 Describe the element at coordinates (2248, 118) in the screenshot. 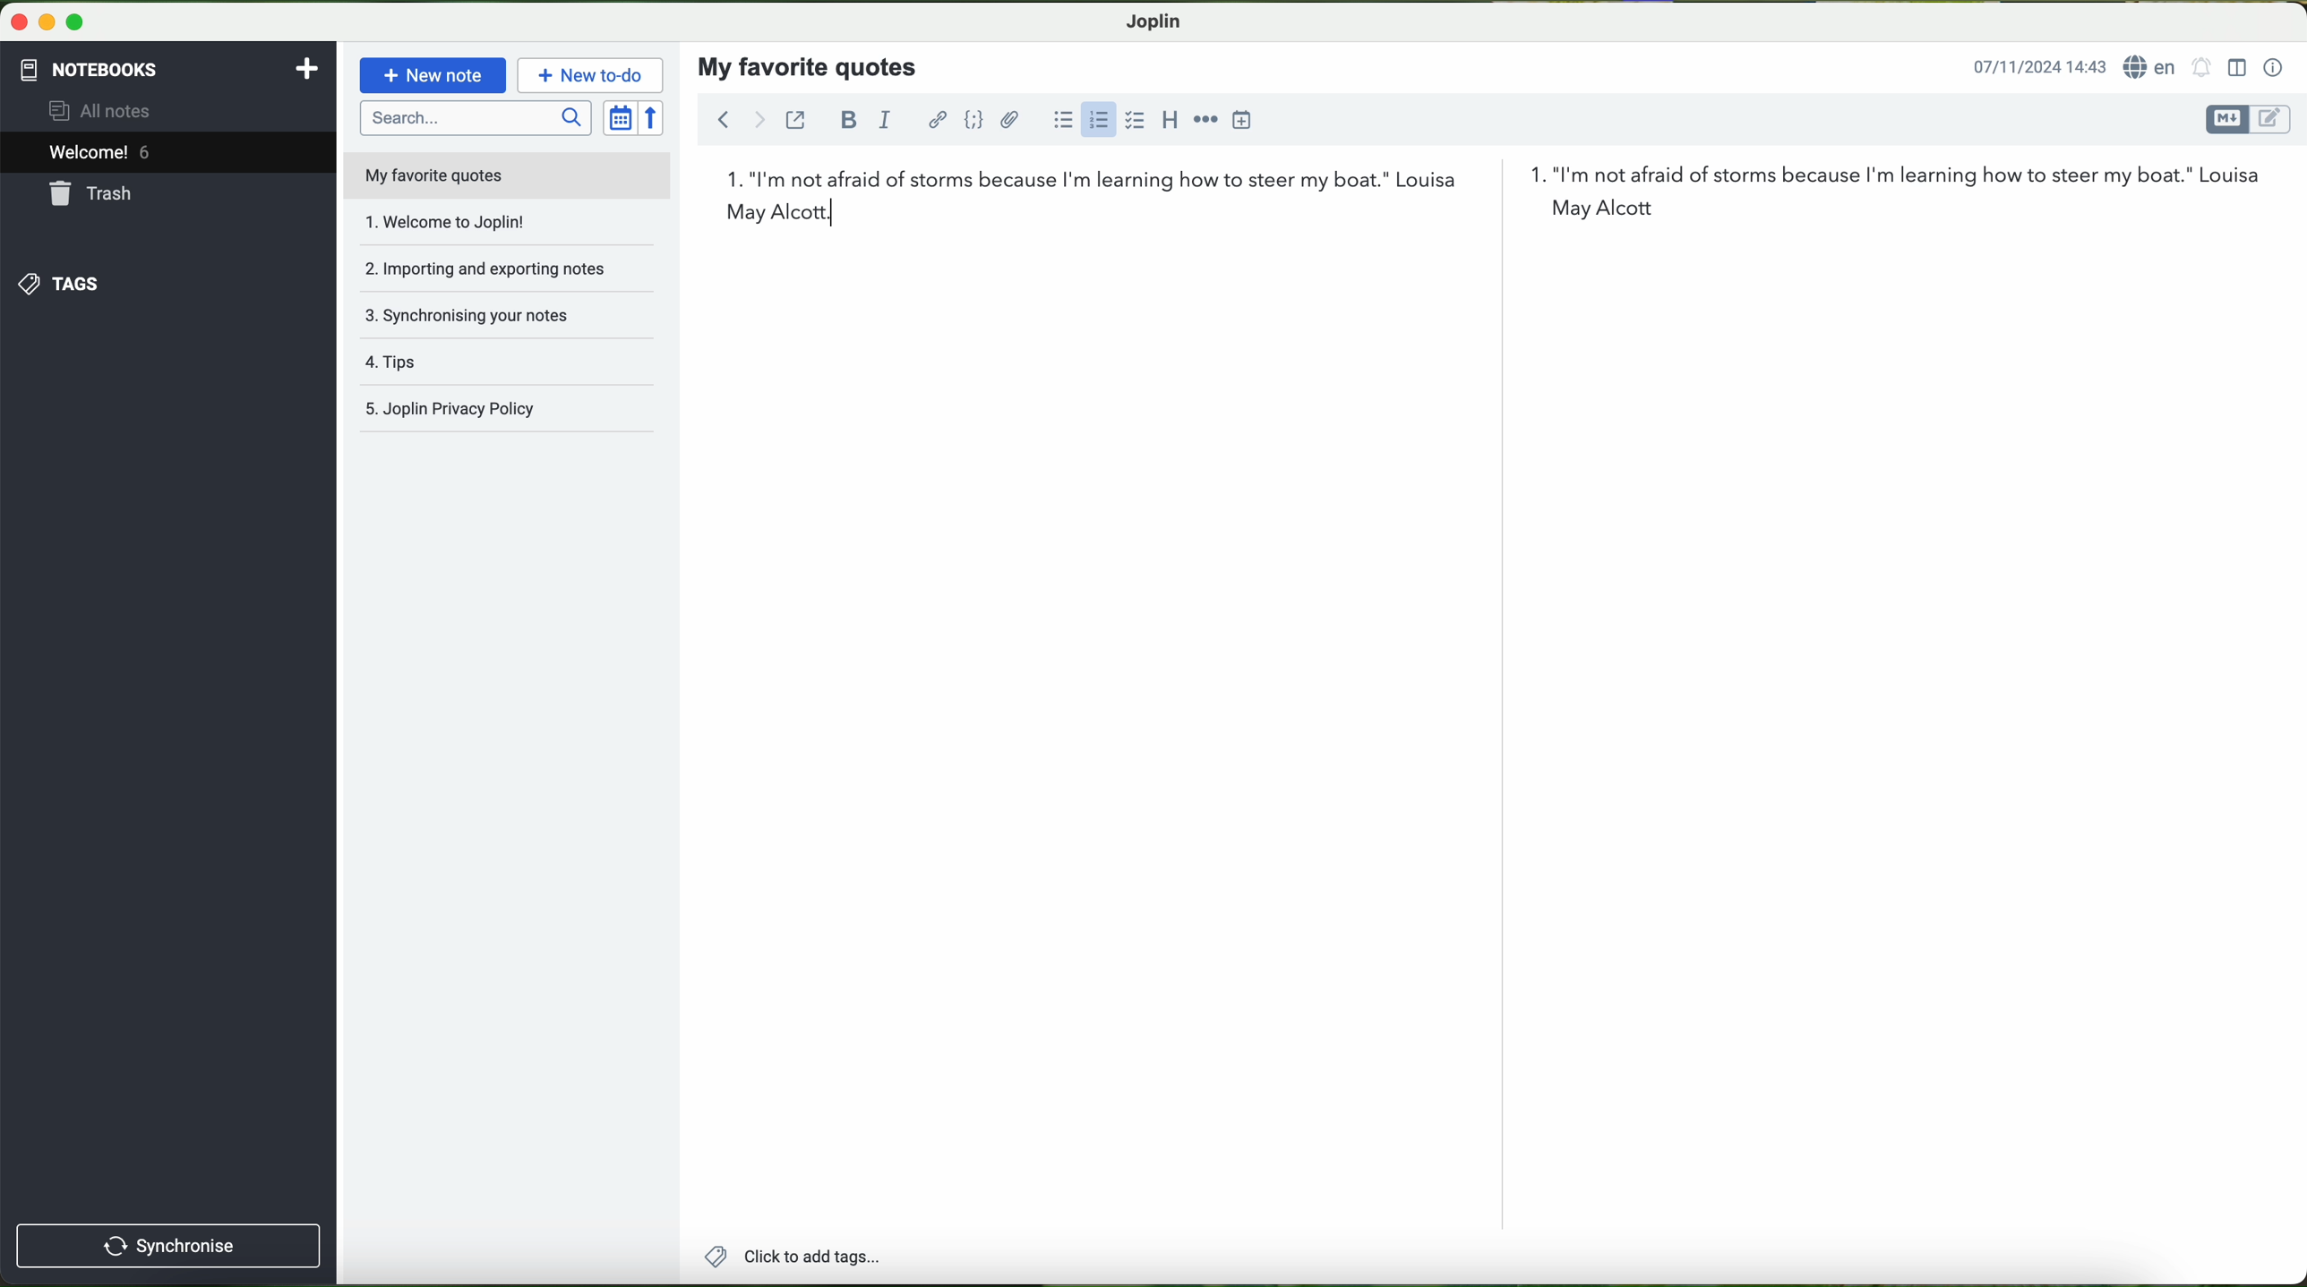

I see `toggle editor` at that location.